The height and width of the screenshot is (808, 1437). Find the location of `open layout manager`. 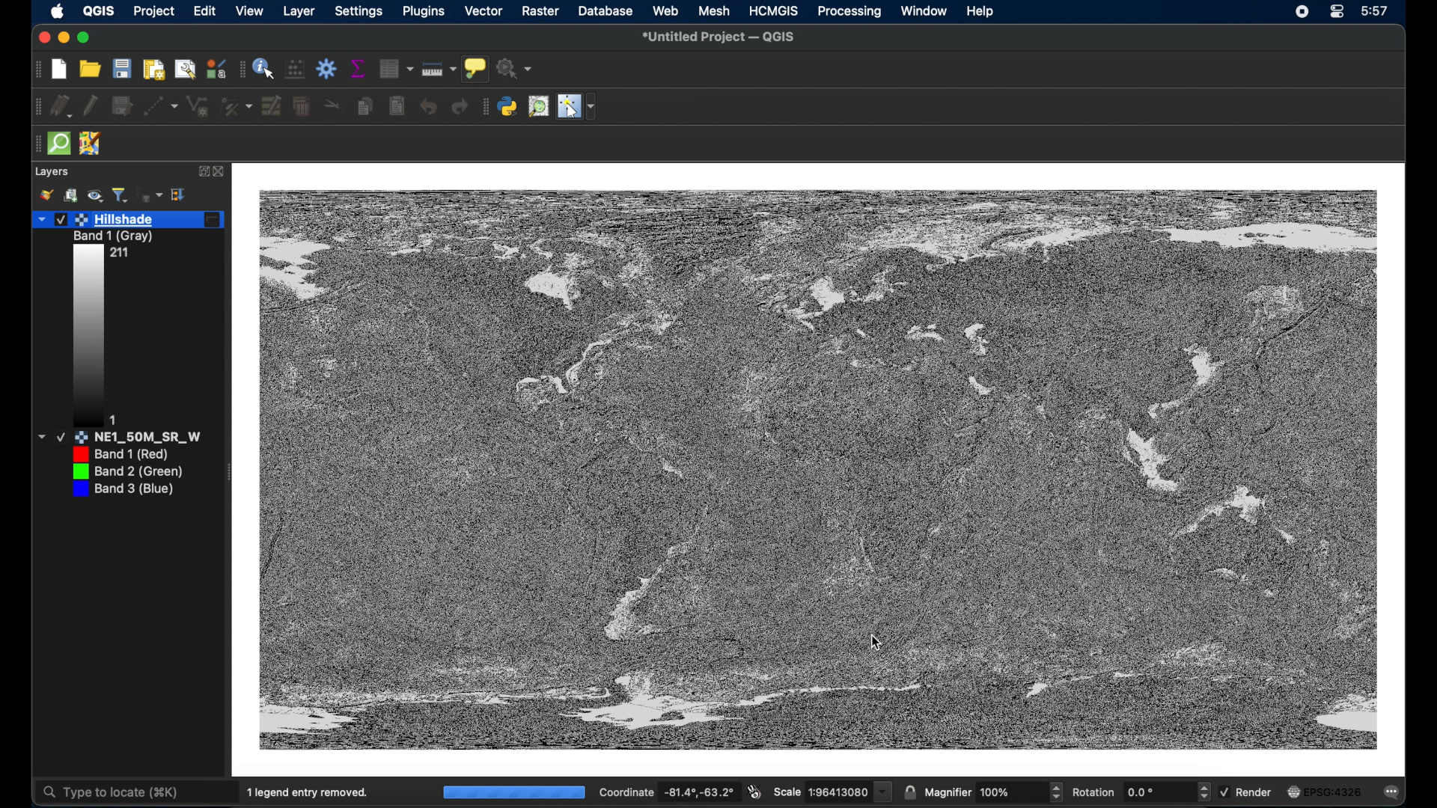

open layout manager is located at coordinates (186, 68).